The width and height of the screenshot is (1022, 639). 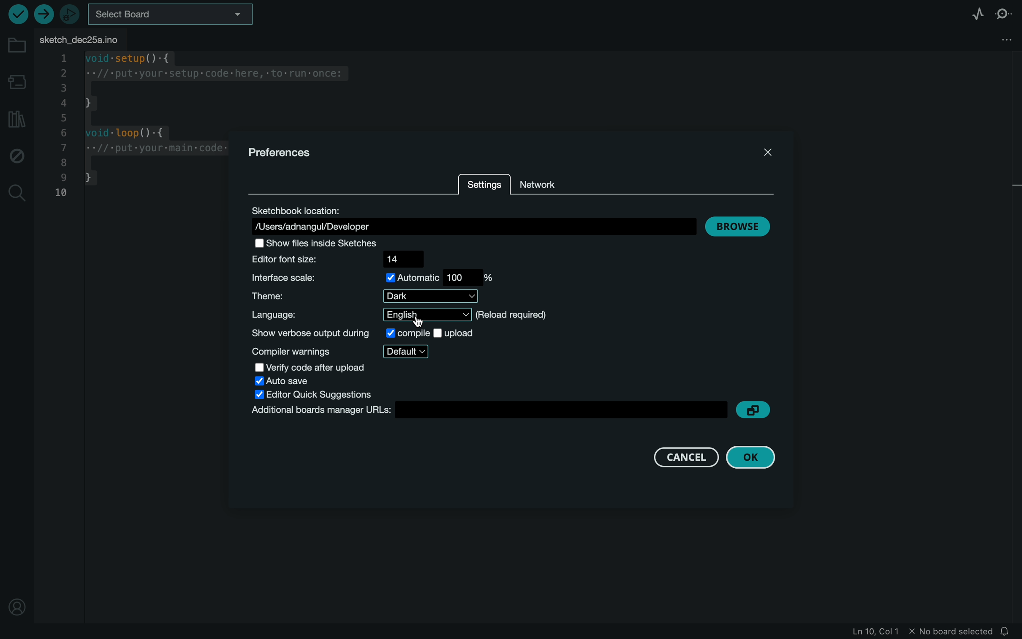 I want to click on board  selecter, so click(x=172, y=16).